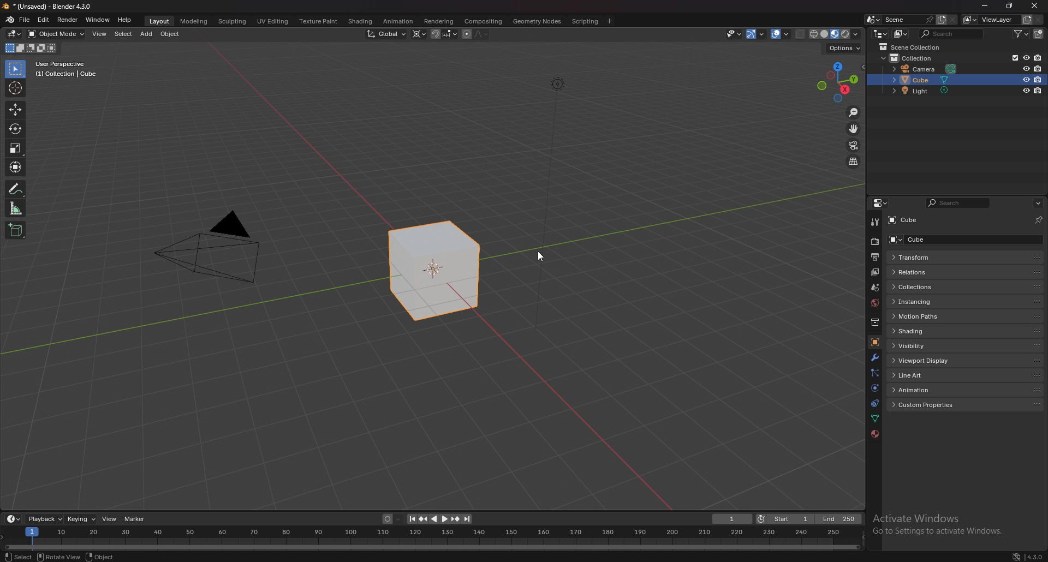 This screenshot has height=562, width=1048. I want to click on options, so click(845, 49).